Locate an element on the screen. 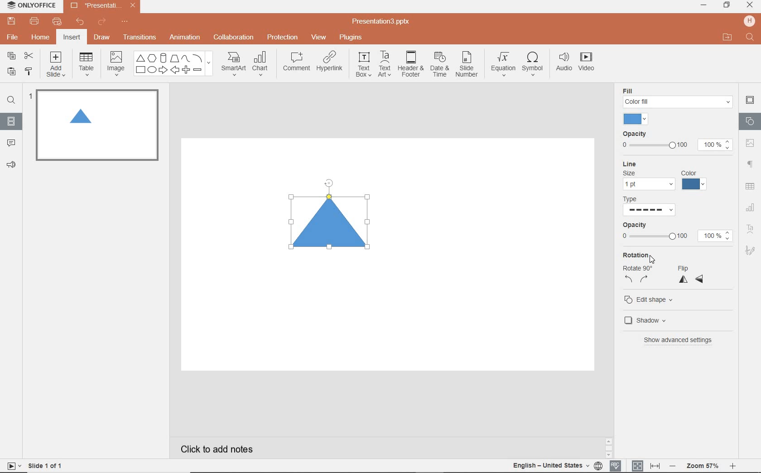 This screenshot has height=473, width=761. TEXT LANGUAGE is located at coordinates (558, 465).